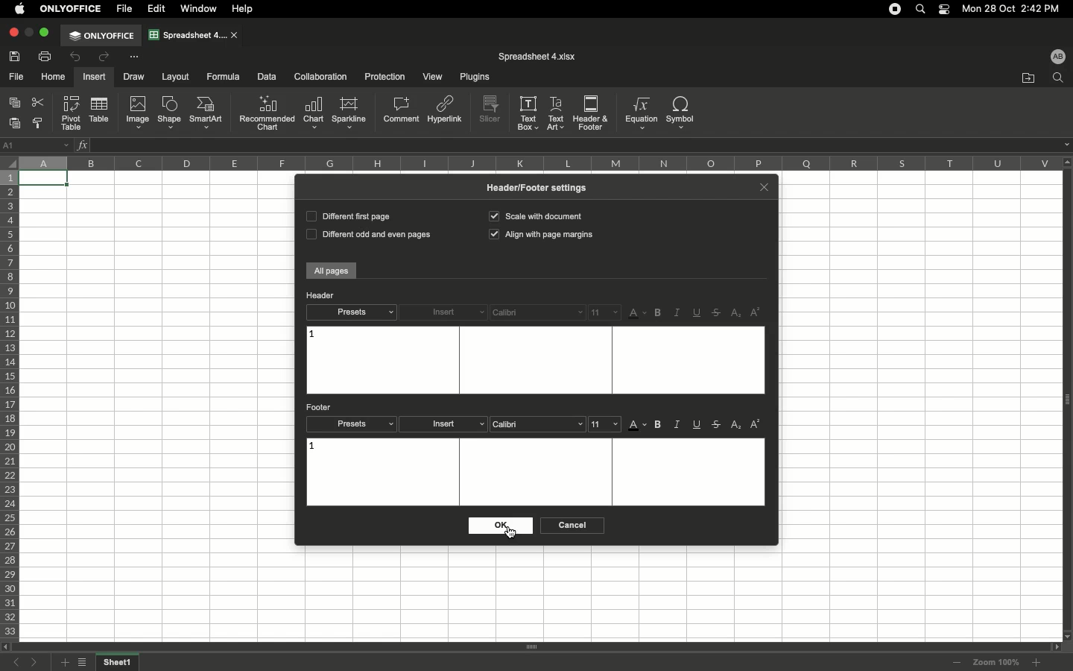 This screenshot has height=671, width=1073. I want to click on Zoom out, so click(958, 664).